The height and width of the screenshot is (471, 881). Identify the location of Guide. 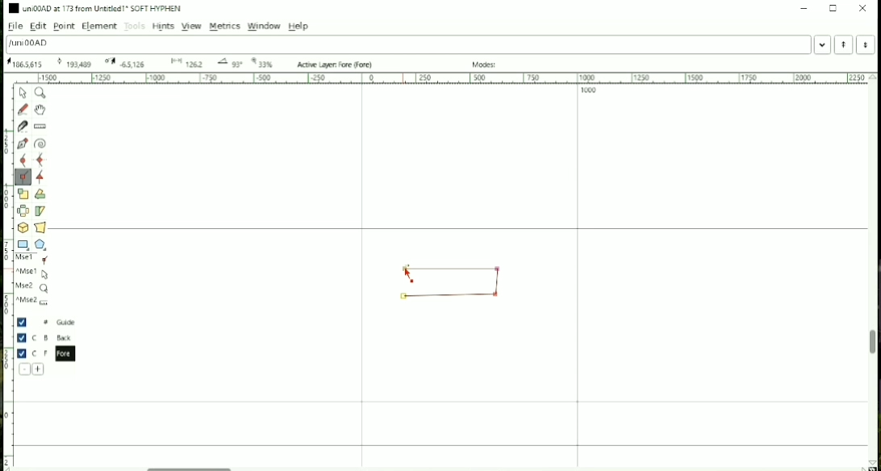
(48, 323).